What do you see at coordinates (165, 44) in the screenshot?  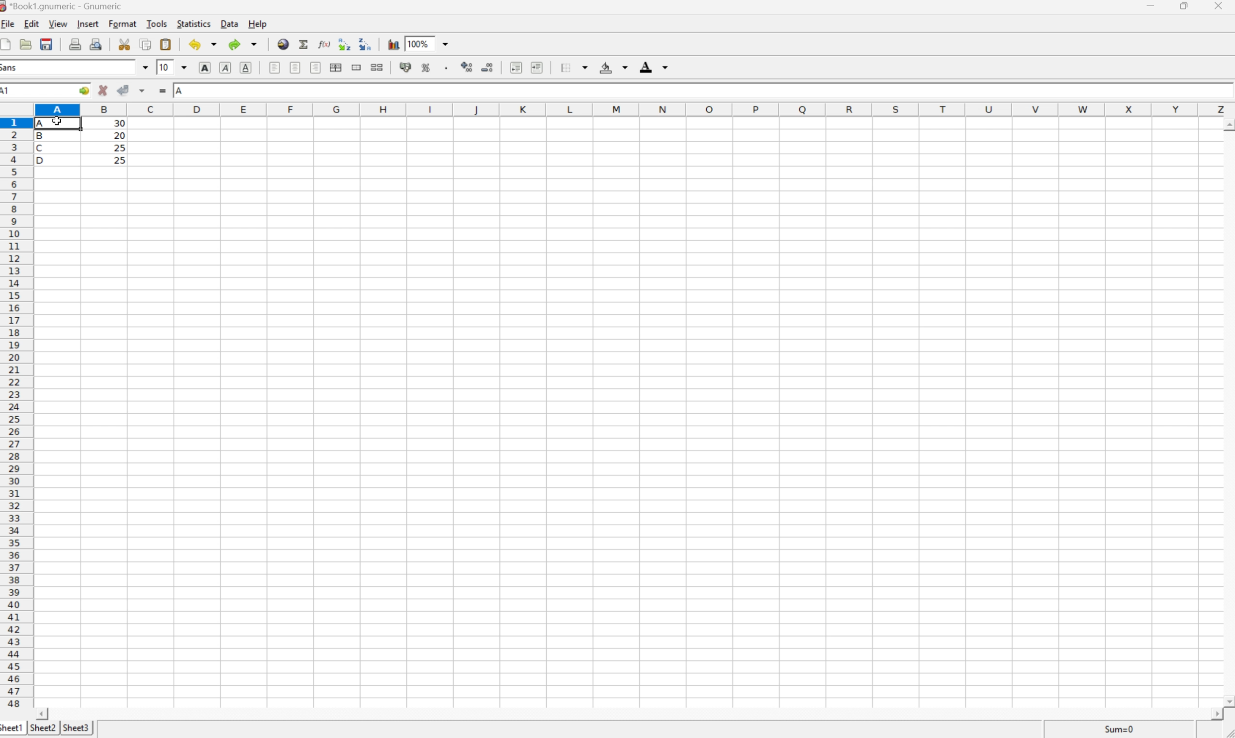 I see `Paste the clipboard` at bounding box center [165, 44].